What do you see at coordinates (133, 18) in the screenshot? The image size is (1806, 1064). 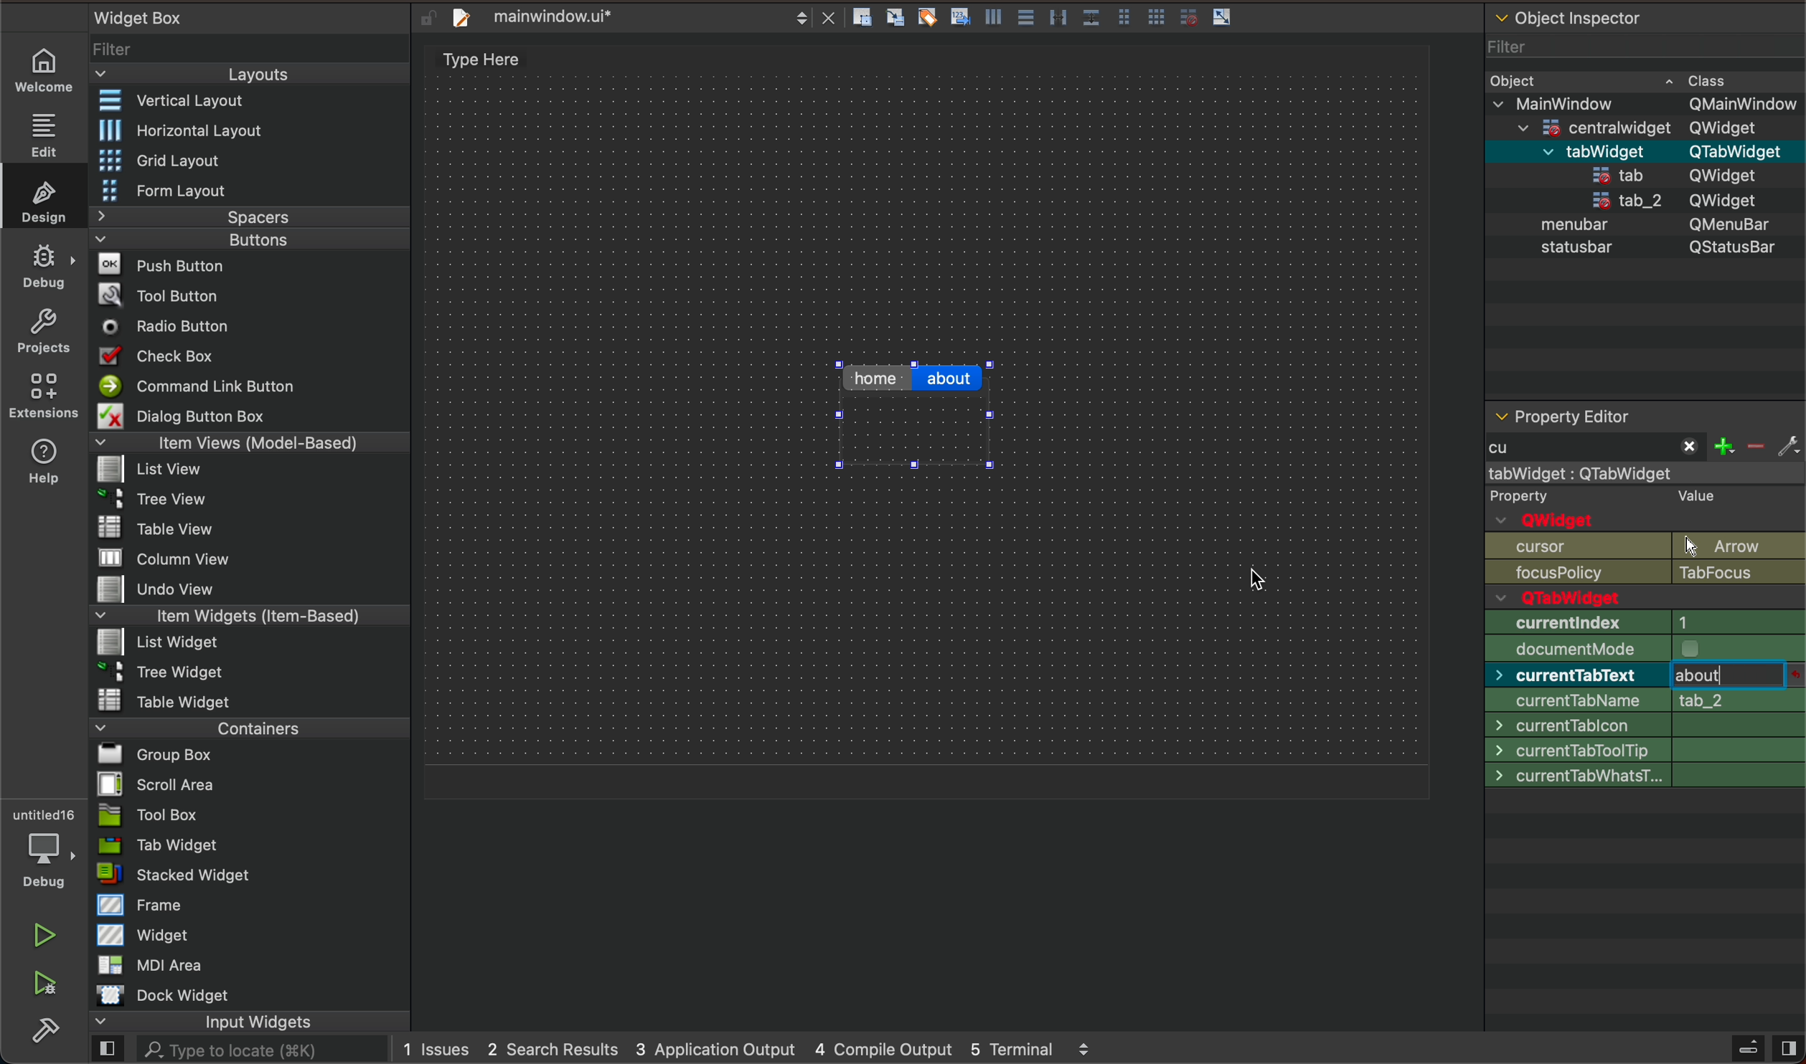 I see `Widget Box` at bounding box center [133, 18].